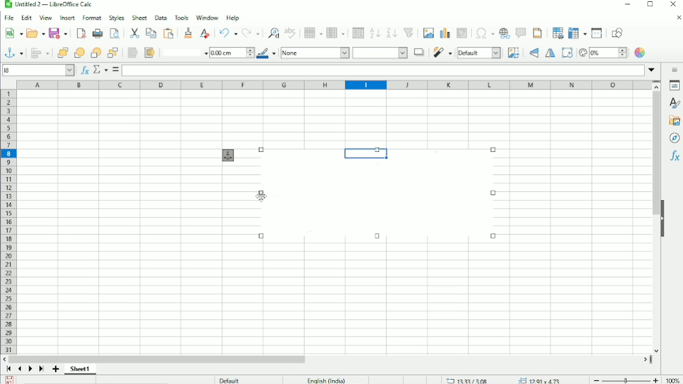 Image resolution: width=683 pixels, height=384 pixels. I want to click on Copy, so click(151, 33).